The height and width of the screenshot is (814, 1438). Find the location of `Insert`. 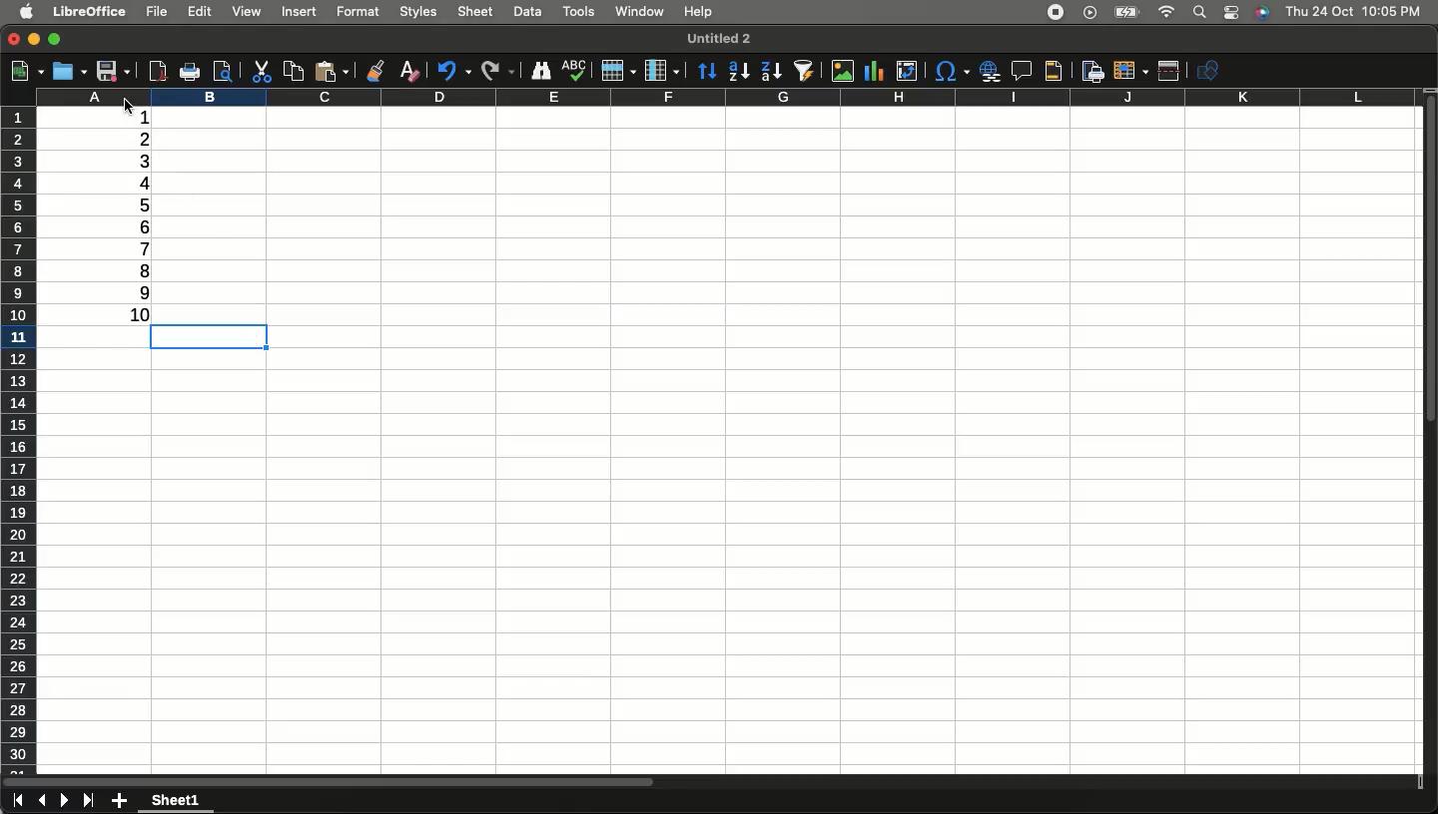

Insert is located at coordinates (302, 14).